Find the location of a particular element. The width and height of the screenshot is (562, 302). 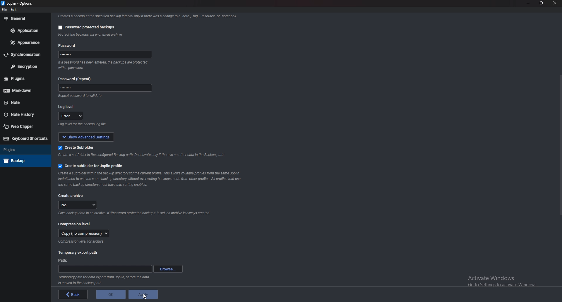

info is located at coordinates (146, 16).